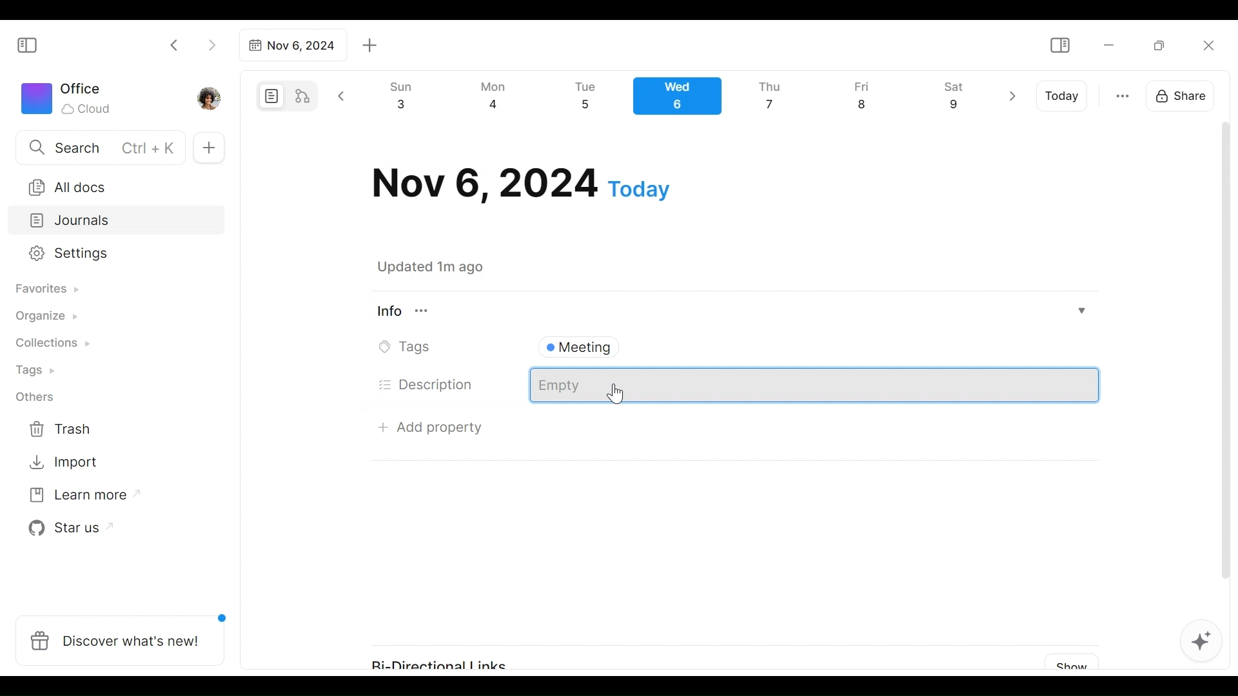 The height and width of the screenshot is (696, 1238). Describe the element at coordinates (683, 99) in the screenshot. I see `Calendar` at that location.